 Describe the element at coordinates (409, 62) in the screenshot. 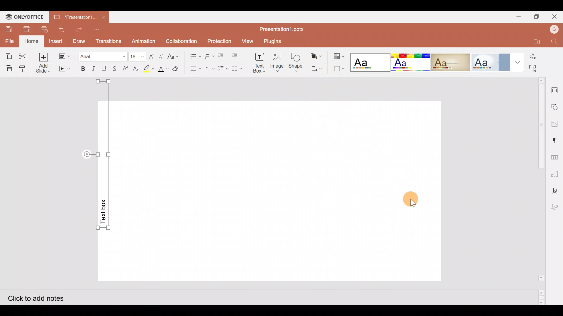

I see `Basic` at that location.